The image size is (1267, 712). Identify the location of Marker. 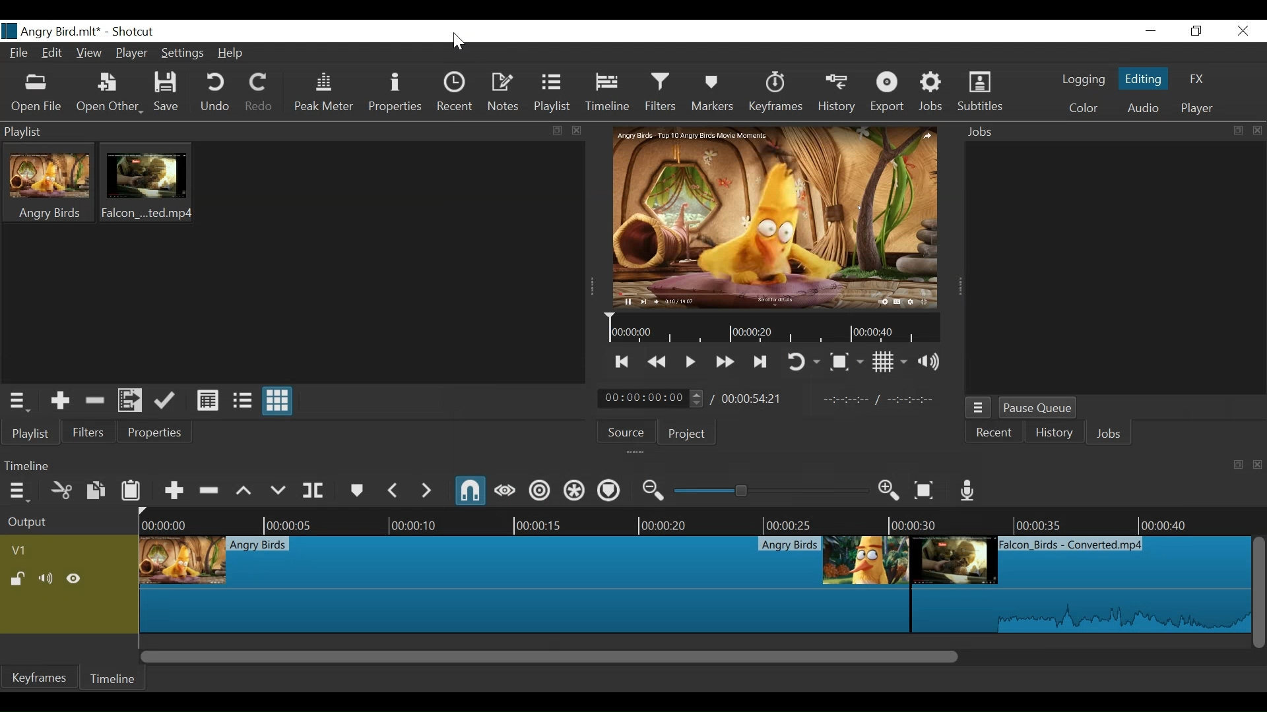
(357, 492).